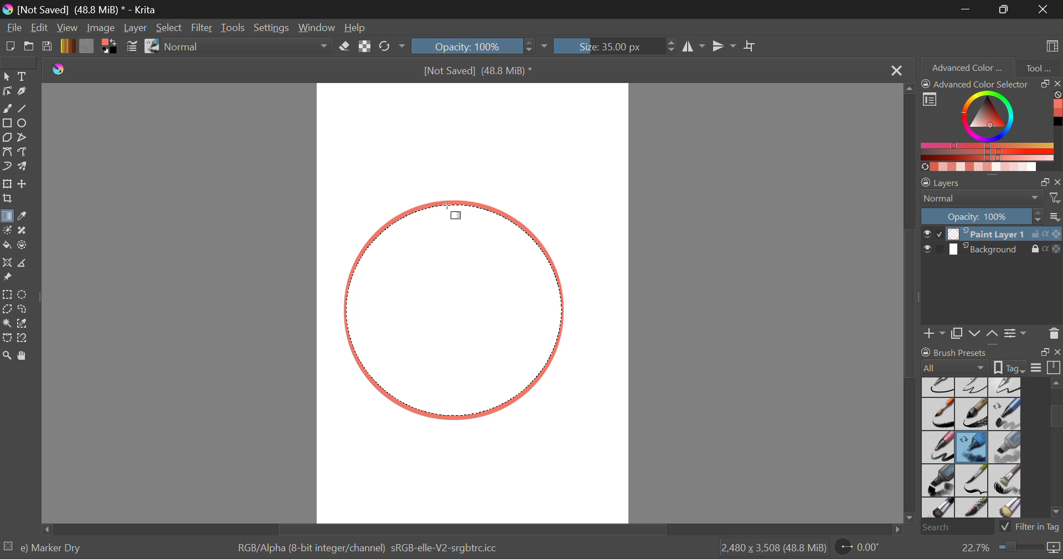  I want to click on Brush Presets Docket Tab, so click(990, 358).